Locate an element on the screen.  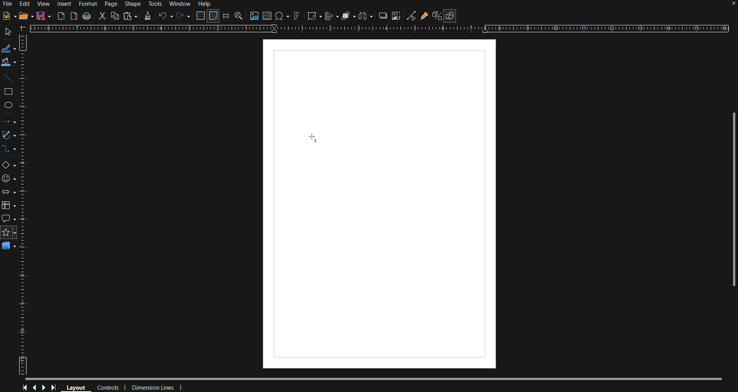
3D Objects is located at coordinates (9, 248).